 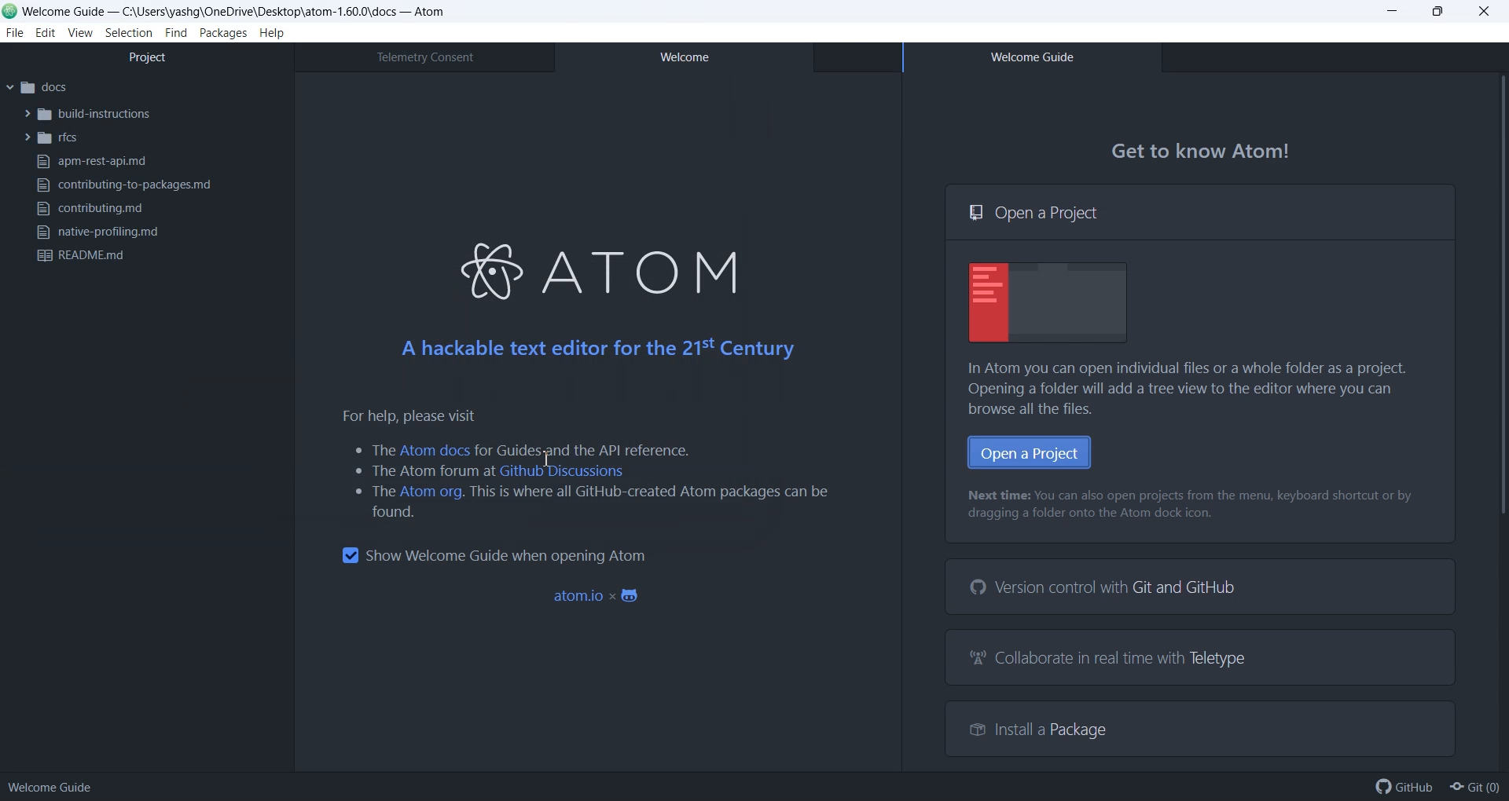 What do you see at coordinates (272, 33) in the screenshot?
I see `Help` at bounding box center [272, 33].